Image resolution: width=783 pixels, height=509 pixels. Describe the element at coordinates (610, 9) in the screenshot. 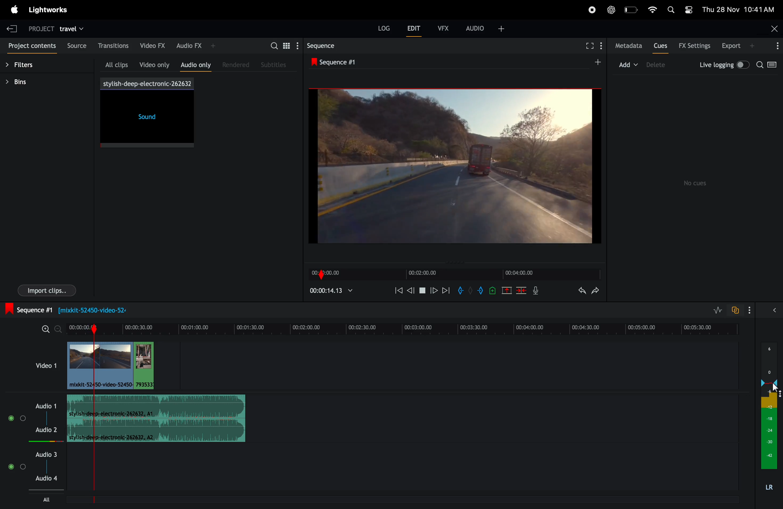

I see `chatgpt` at that location.